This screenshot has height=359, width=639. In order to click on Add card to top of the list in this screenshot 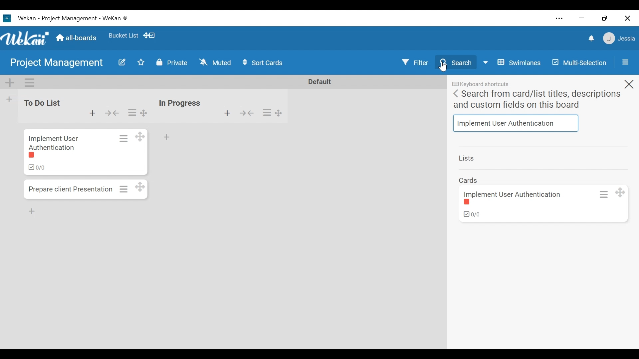, I will do `click(228, 114)`.